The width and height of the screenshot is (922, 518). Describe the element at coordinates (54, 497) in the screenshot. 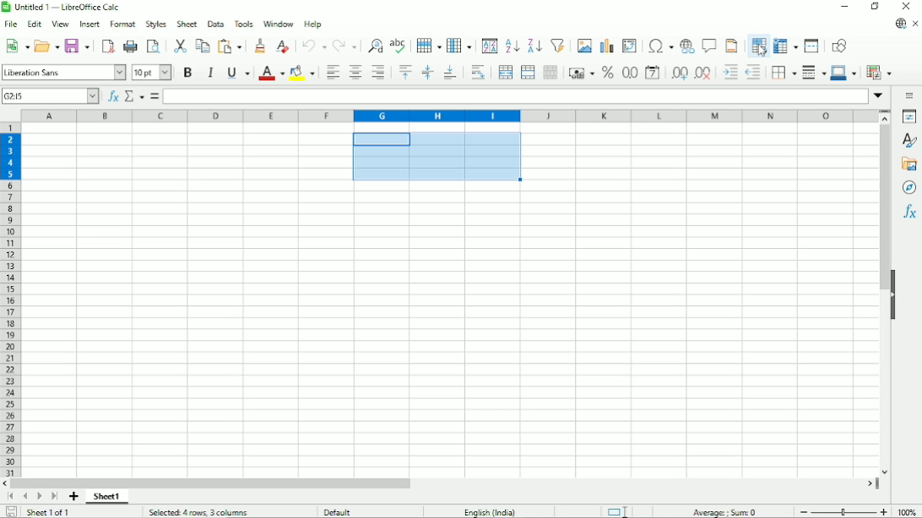

I see `Scroll to last sheet` at that location.